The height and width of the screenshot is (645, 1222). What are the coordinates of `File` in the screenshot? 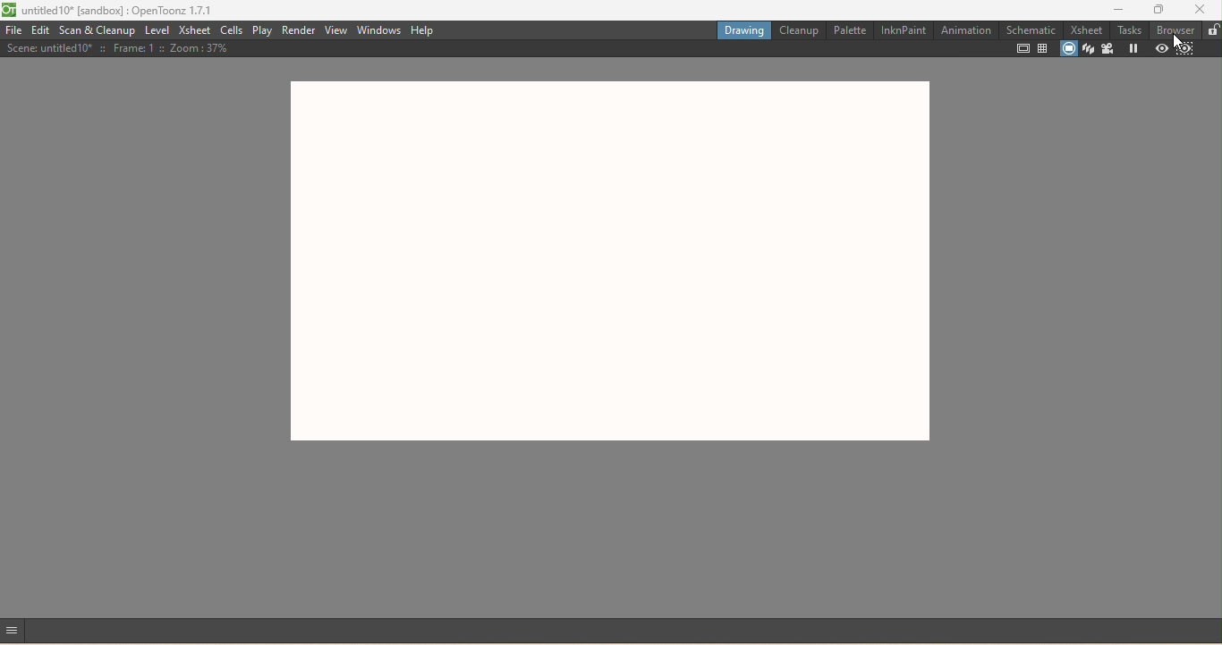 It's located at (14, 31).